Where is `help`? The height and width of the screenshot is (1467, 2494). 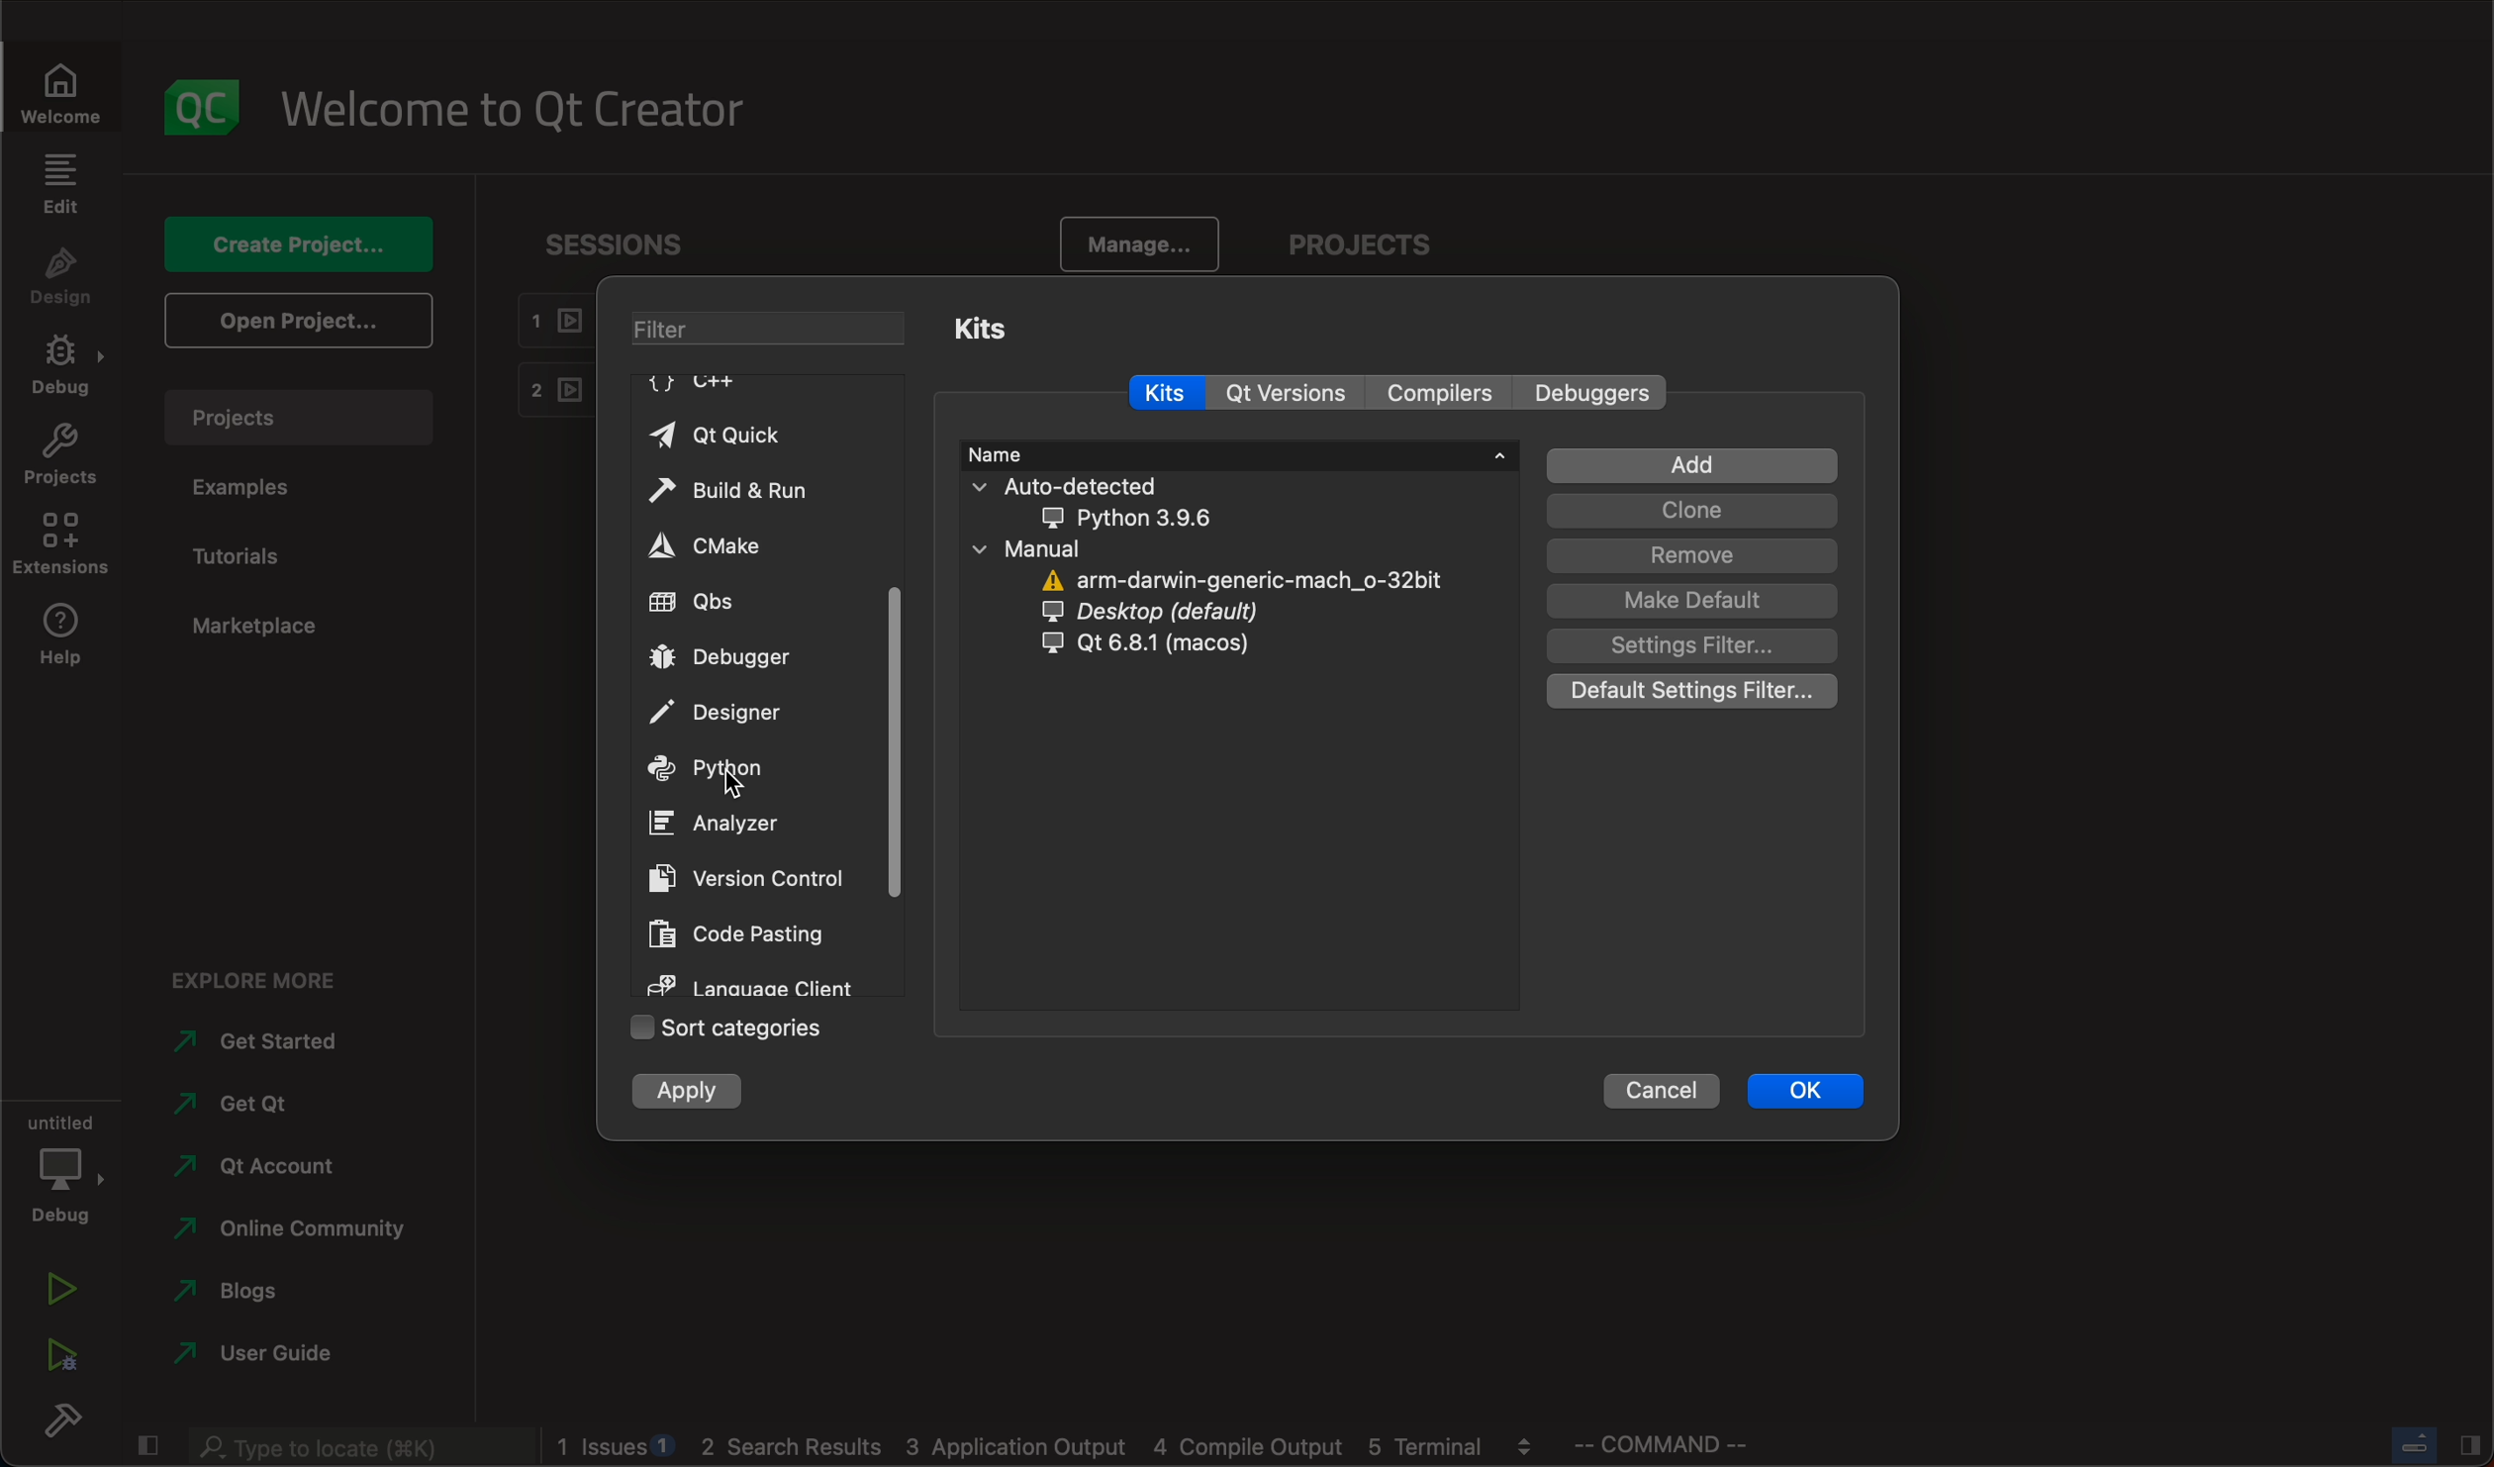 help is located at coordinates (58, 634).